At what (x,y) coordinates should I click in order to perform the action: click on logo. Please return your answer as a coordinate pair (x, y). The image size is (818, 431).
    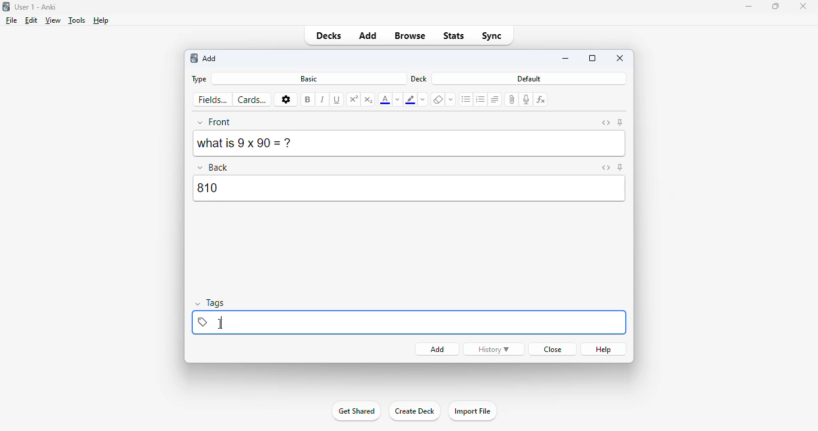
    Looking at the image, I should click on (5, 7).